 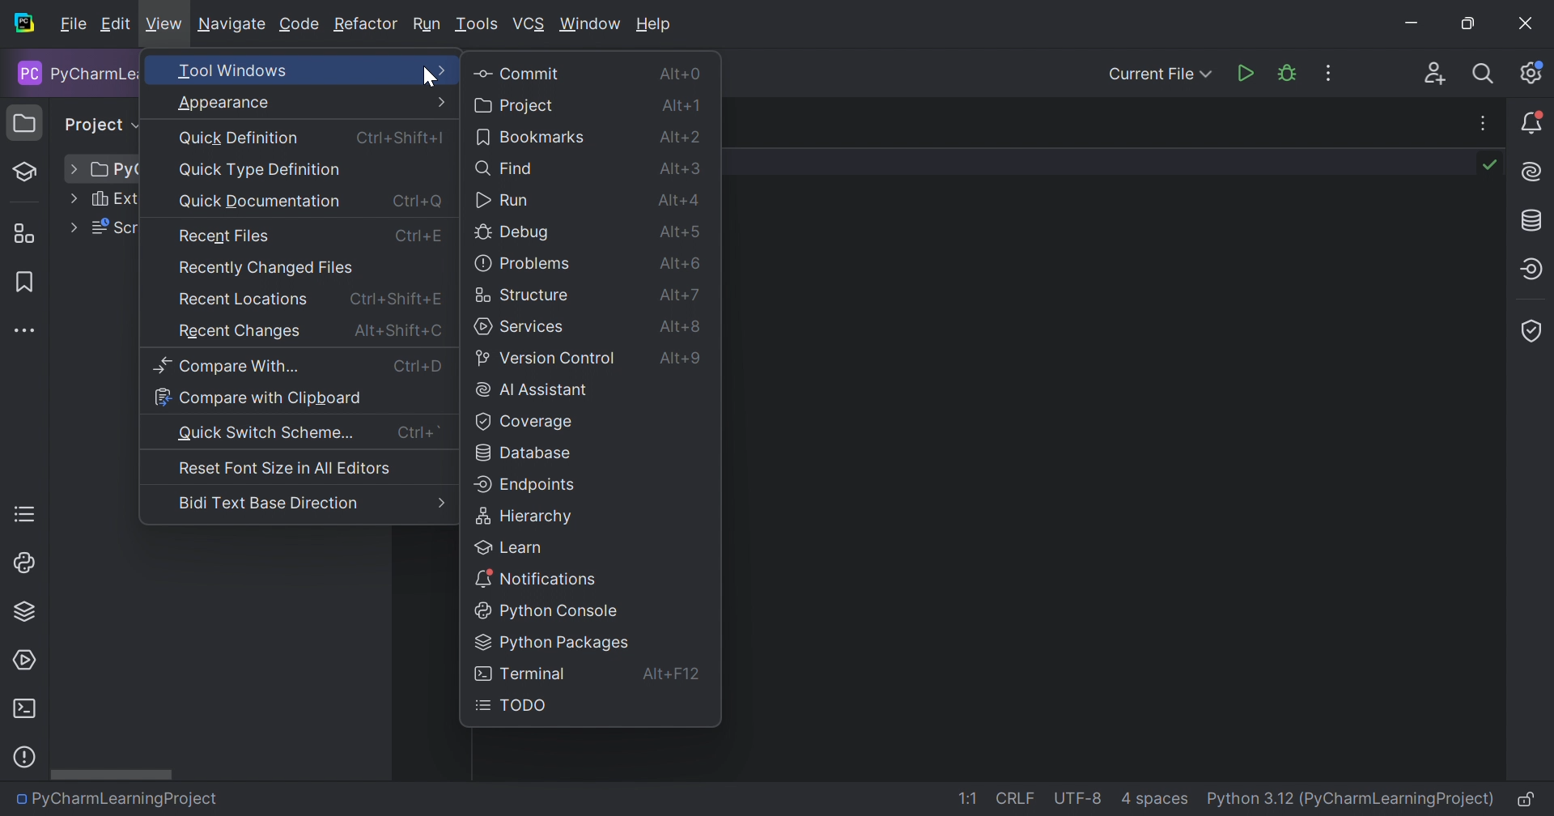 I want to click on Recently Changed Files, so click(x=266, y=268).